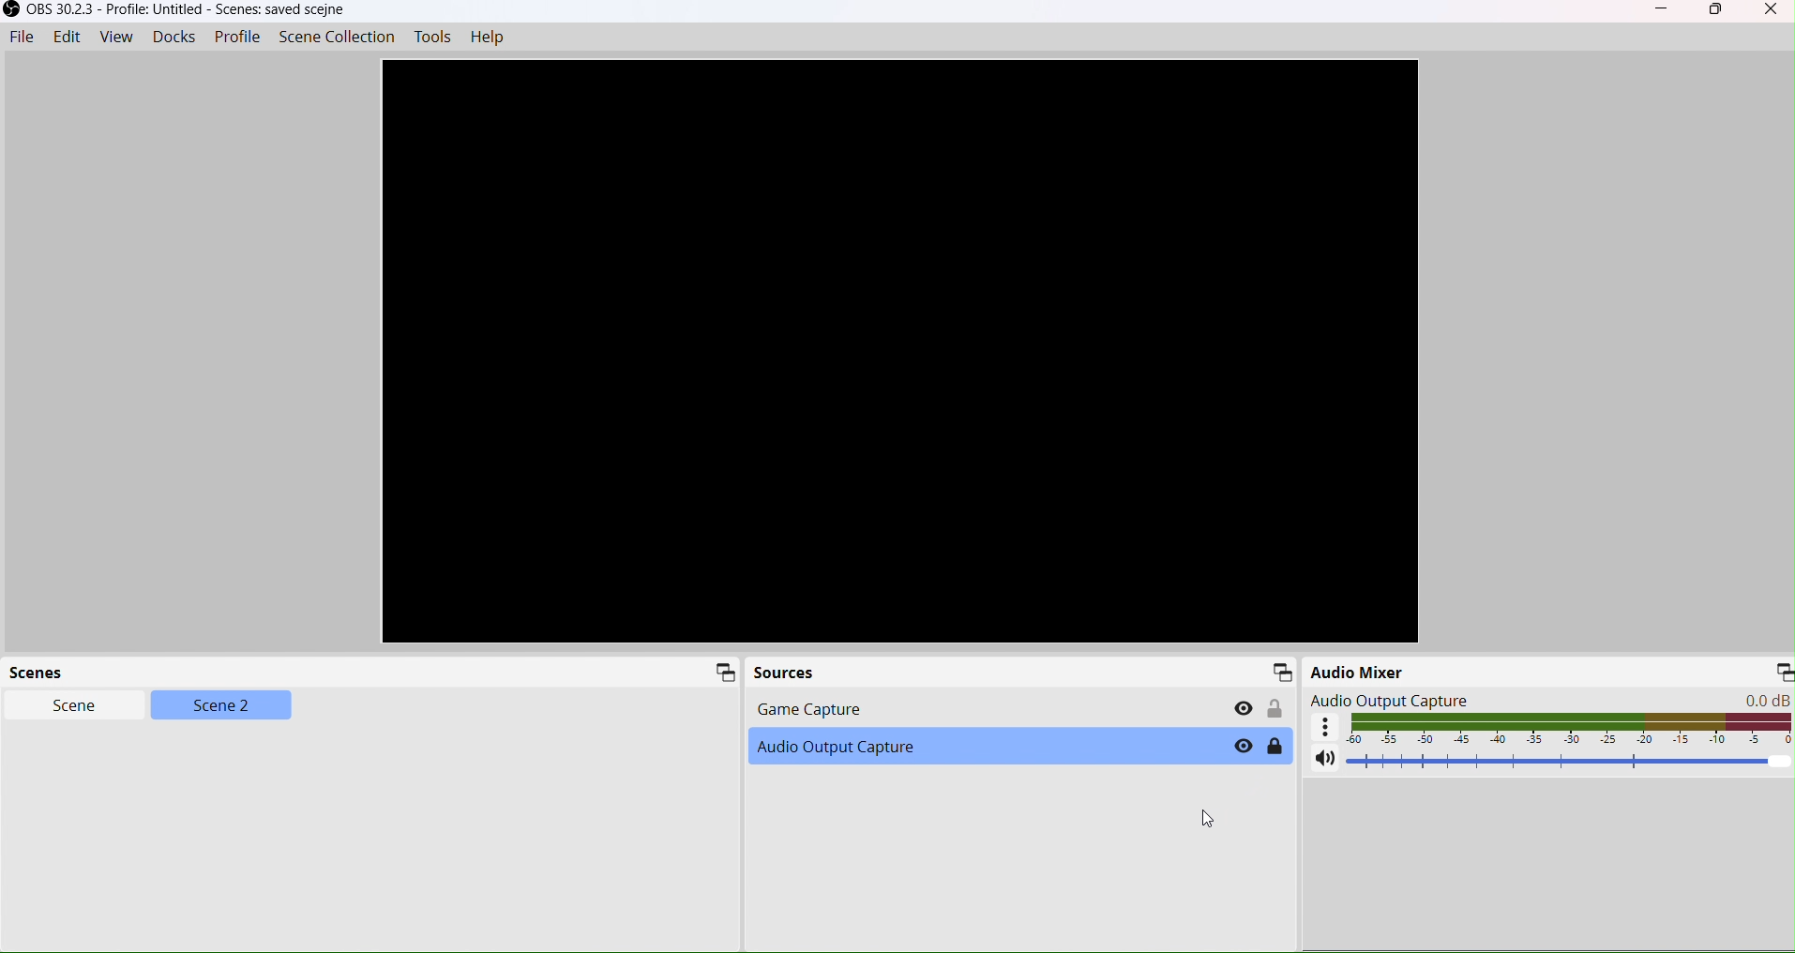 Image resolution: width=1795 pixels, height=953 pixels. Describe the element at coordinates (22, 38) in the screenshot. I see `File` at that location.